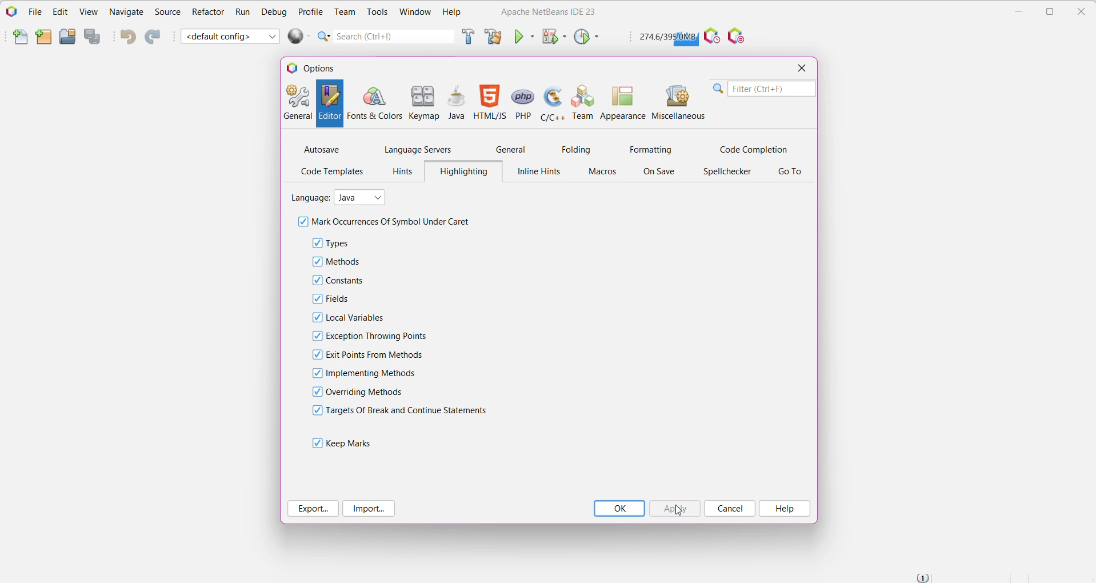  What do you see at coordinates (583, 103) in the screenshot?
I see `Team` at bounding box center [583, 103].